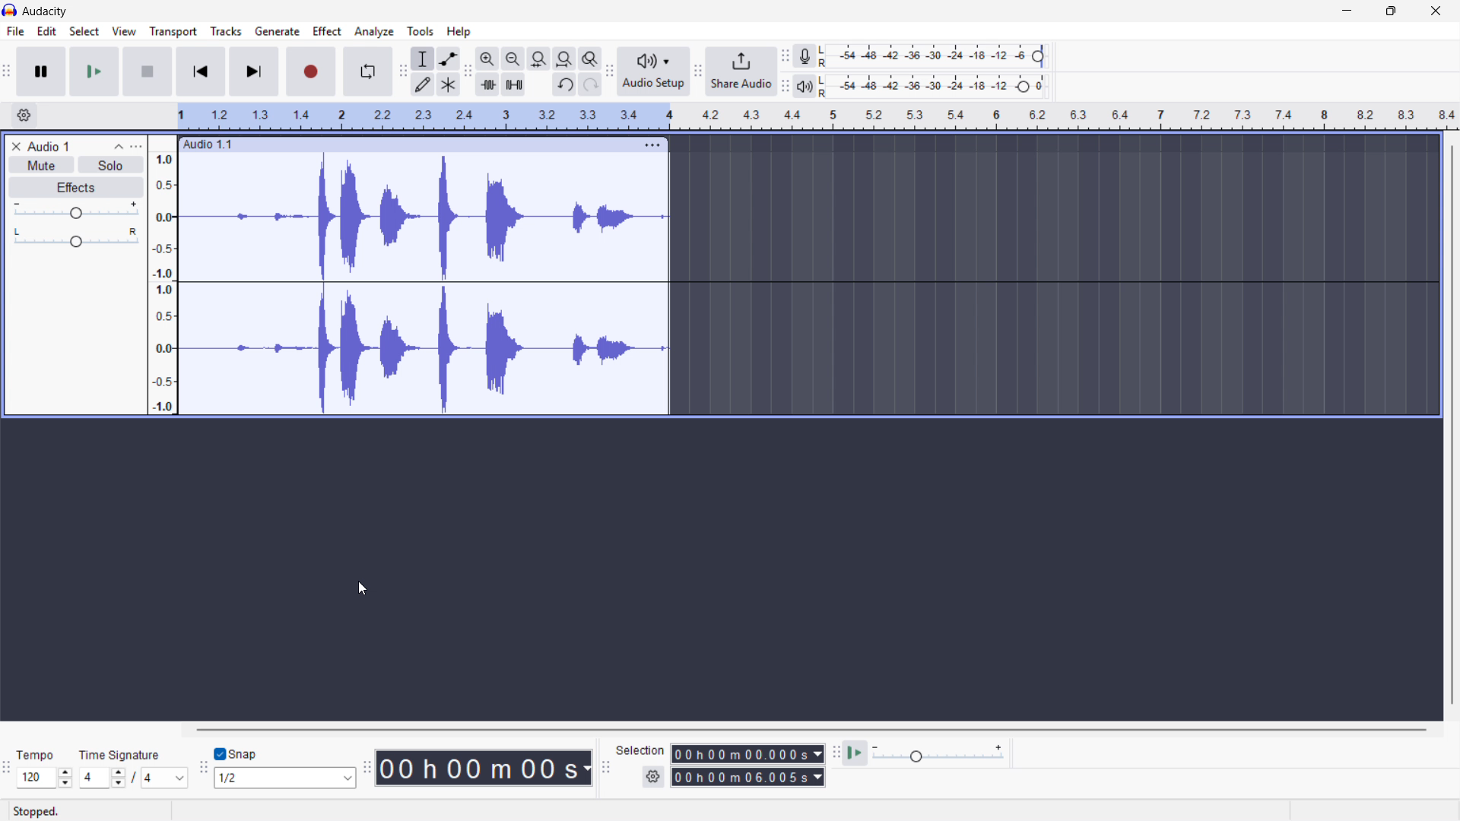  I want to click on Vertical scrollbar, so click(1452, 425).